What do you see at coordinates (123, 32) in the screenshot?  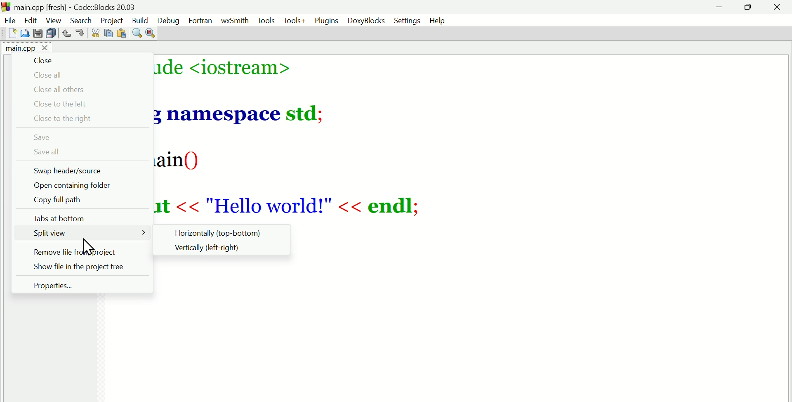 I see `Paste` at bounding box center [123, 32].